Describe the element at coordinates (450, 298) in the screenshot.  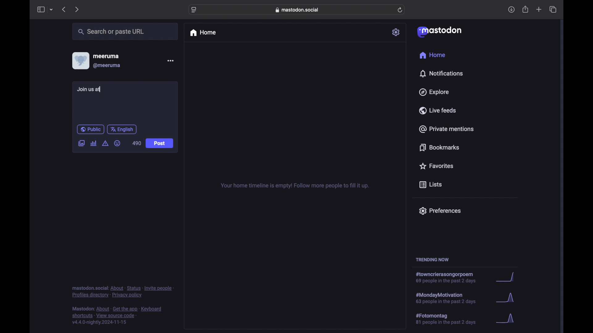
I see `hashtag trend` at that location.